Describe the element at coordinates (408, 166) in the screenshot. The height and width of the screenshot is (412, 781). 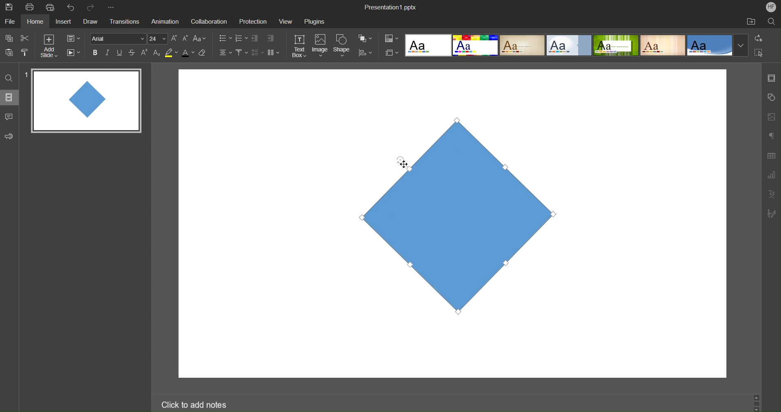
I see `Cursor` at that location.